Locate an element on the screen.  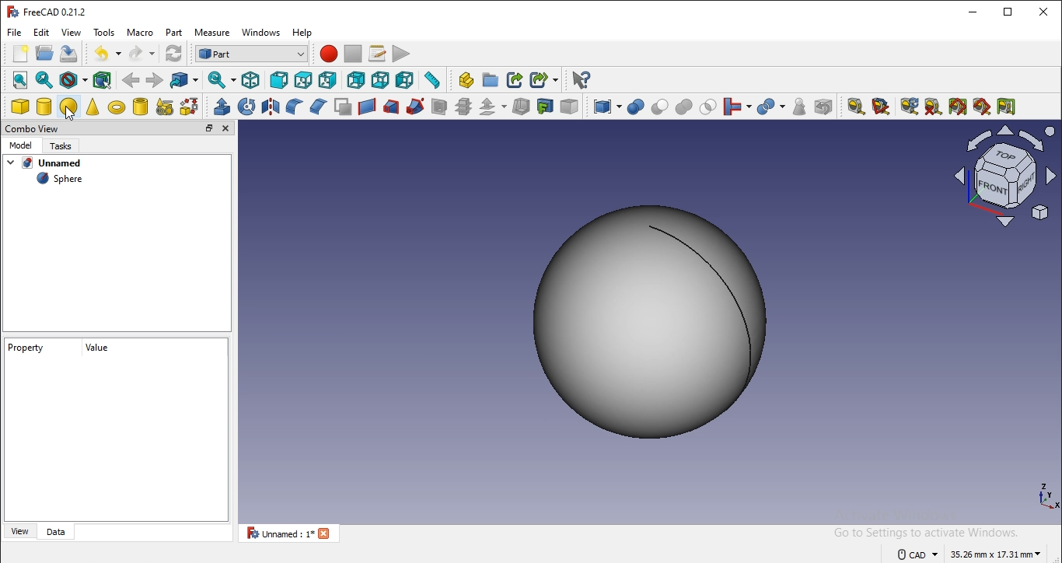
save is located at coordinates (70, 53).